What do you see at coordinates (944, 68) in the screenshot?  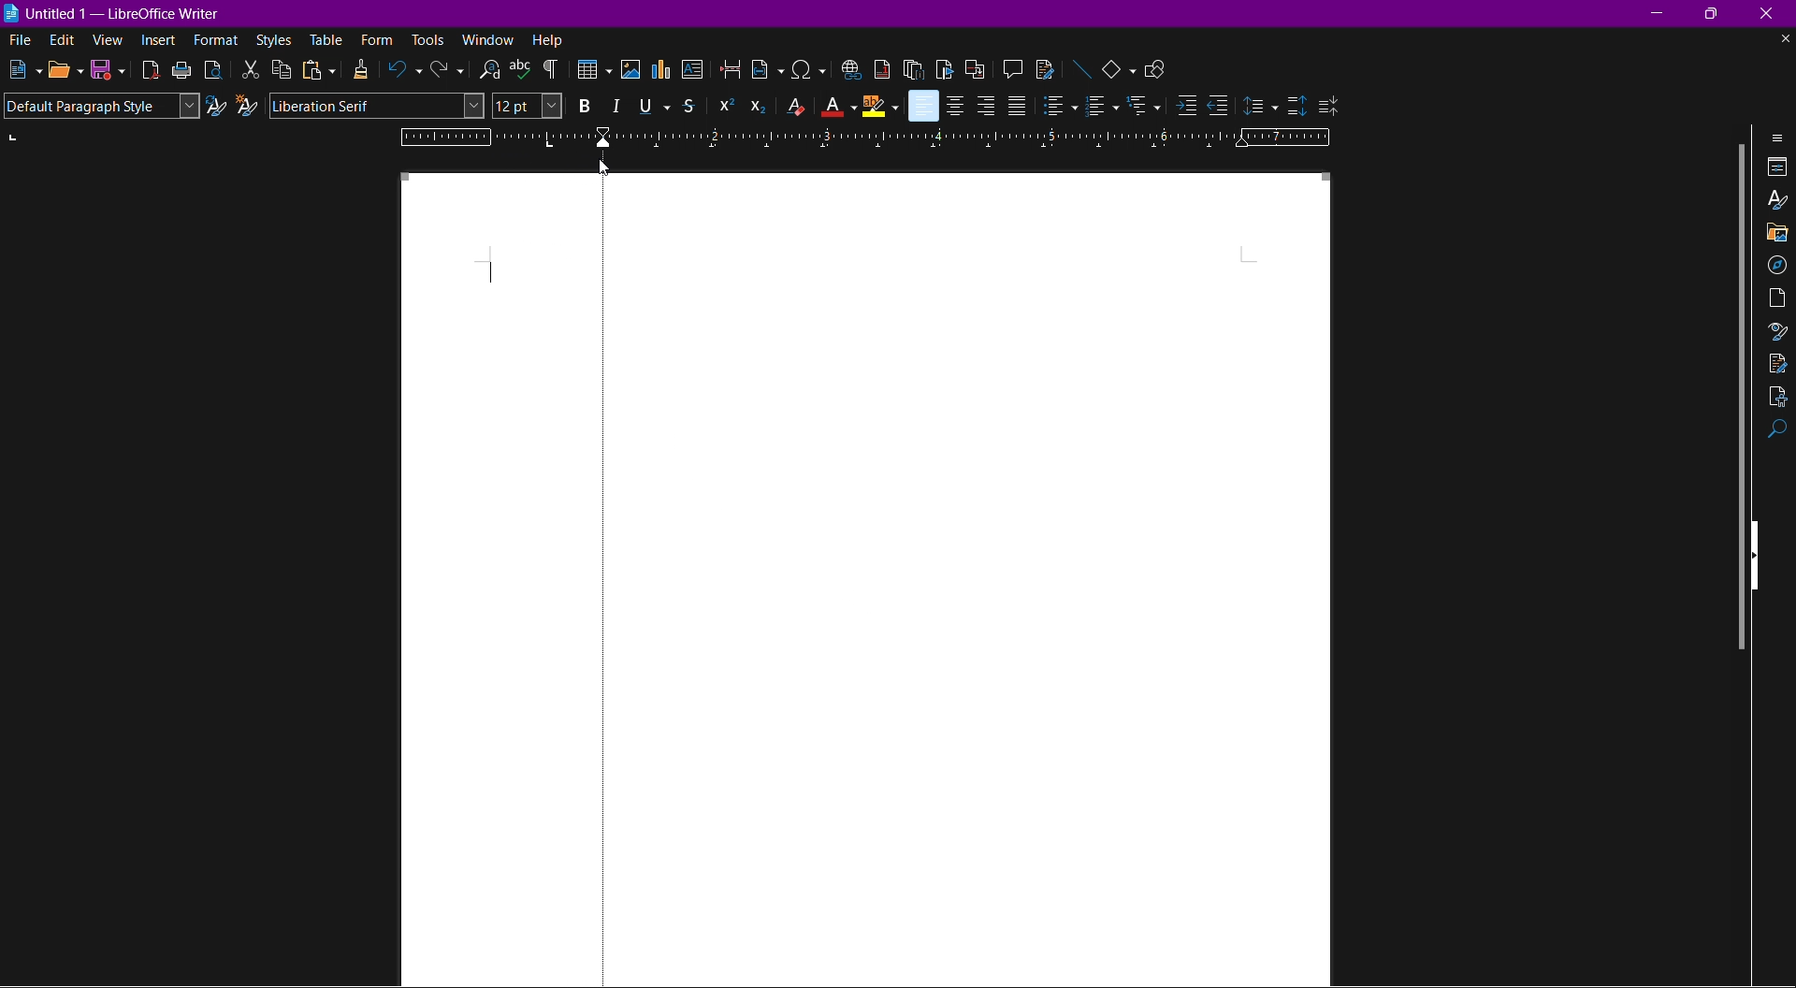 I see `Insert Bookmark` at bounding box center [944, 68].